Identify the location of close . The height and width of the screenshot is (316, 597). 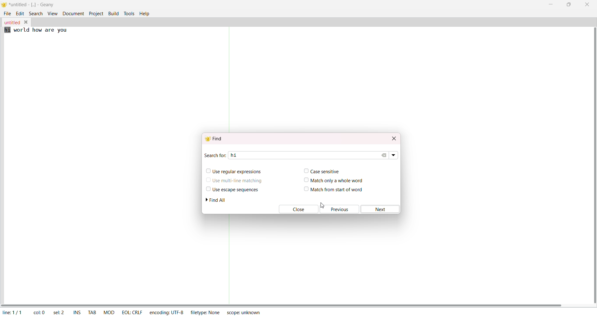
(28, 22).